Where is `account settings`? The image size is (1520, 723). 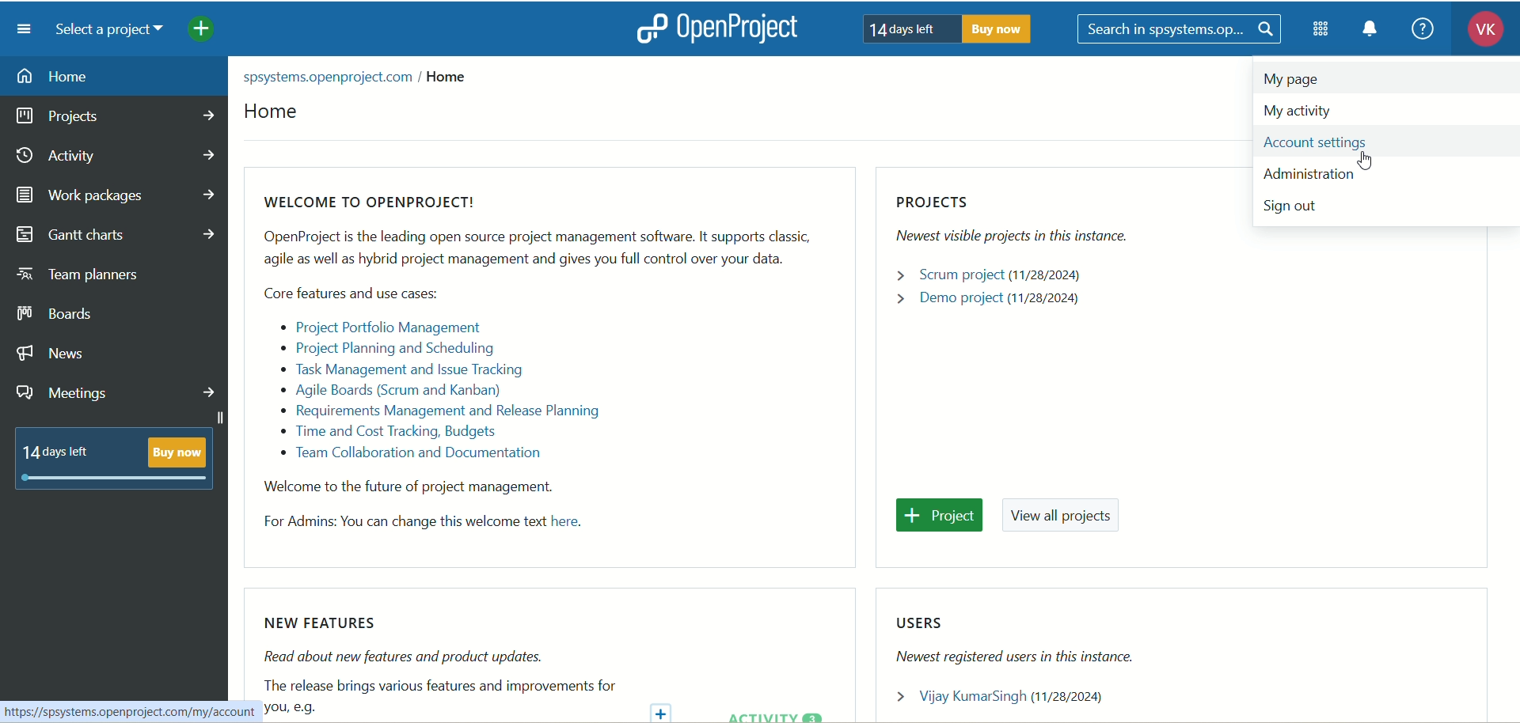
account settings is located at coordinates (1324, 142).